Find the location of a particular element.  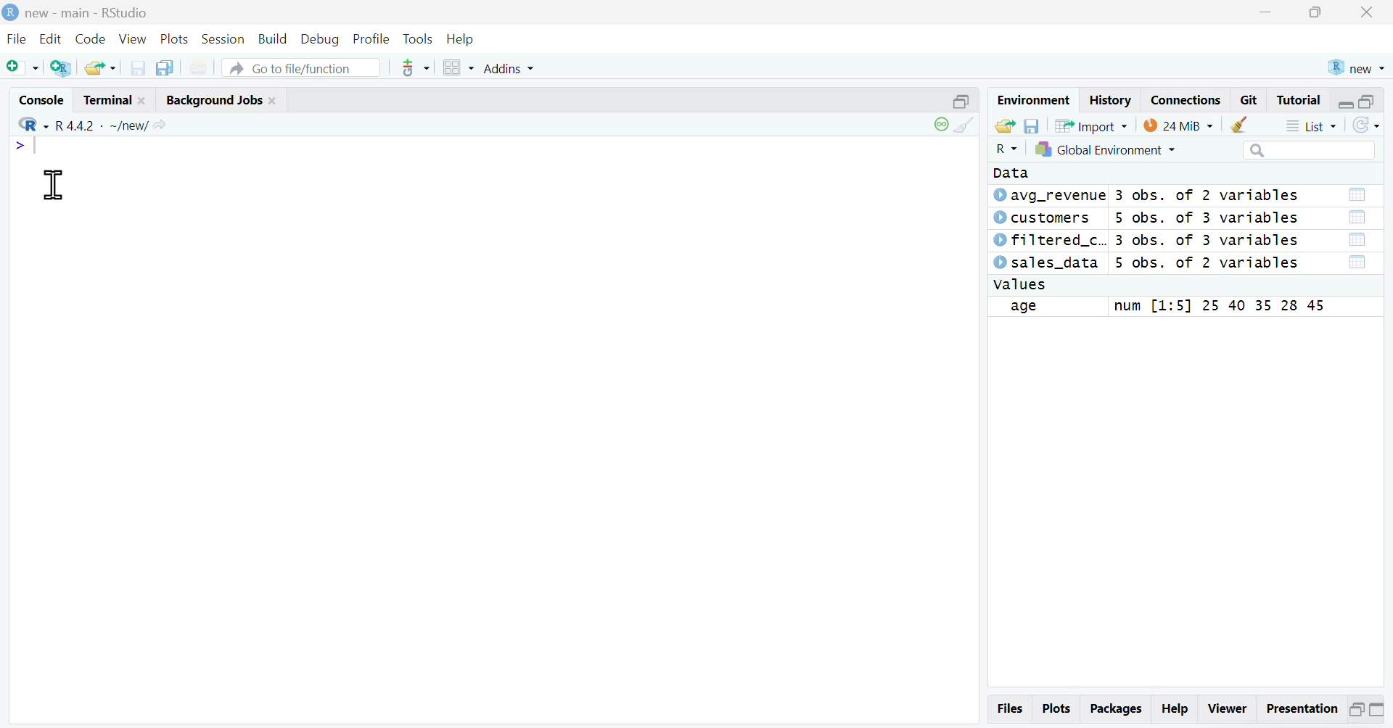

Open an Existing File is located at coordinates (99, 68).